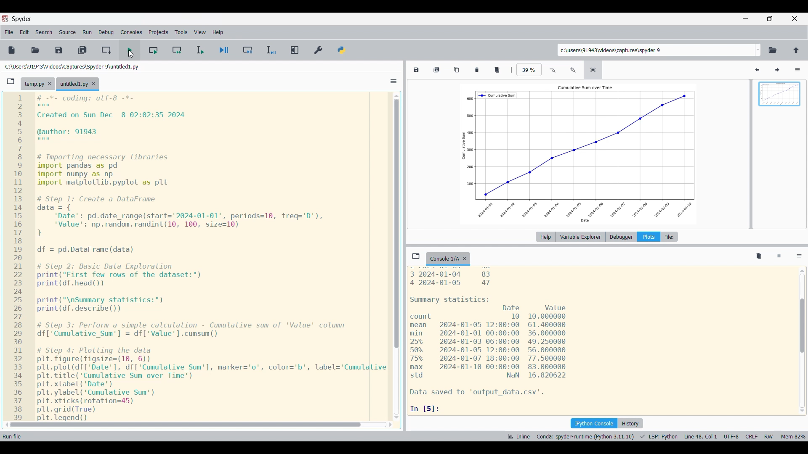 This screenshot has height=454, width=808. Describe the element at coordinates (752, 436) in the screenshot. I see `crlf` at that location.